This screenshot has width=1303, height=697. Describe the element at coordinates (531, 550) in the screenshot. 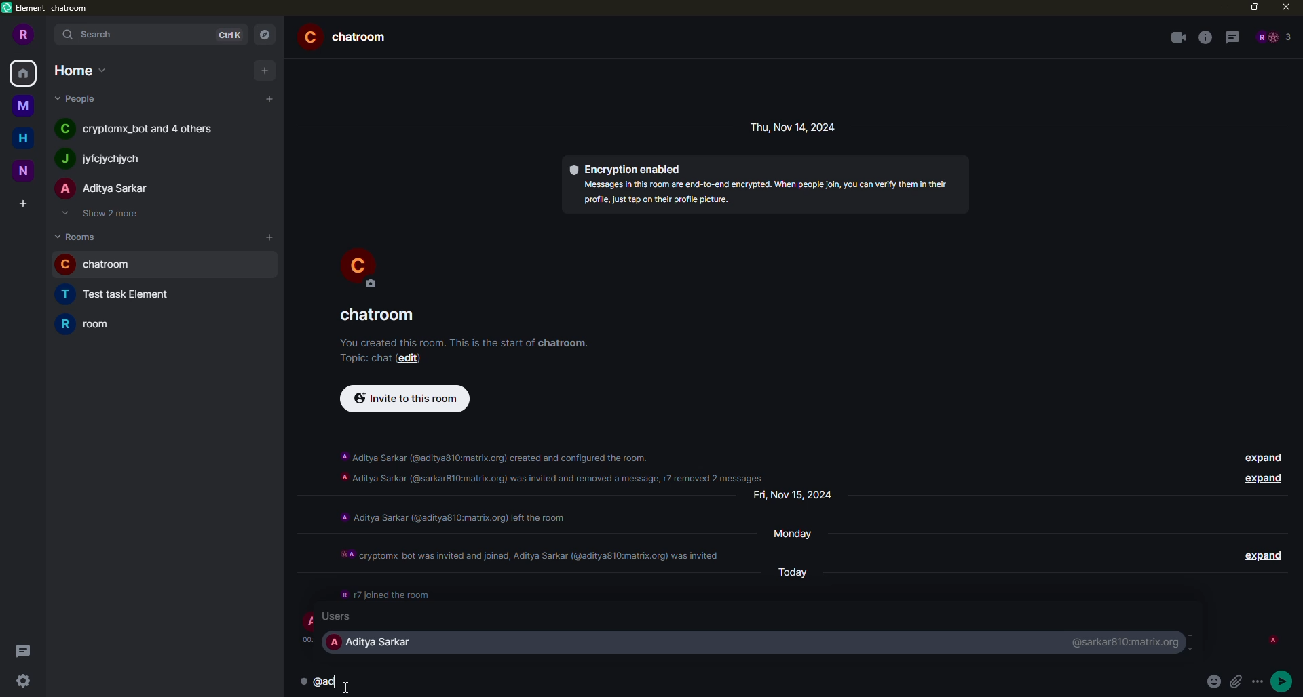

I see `info` at that location.